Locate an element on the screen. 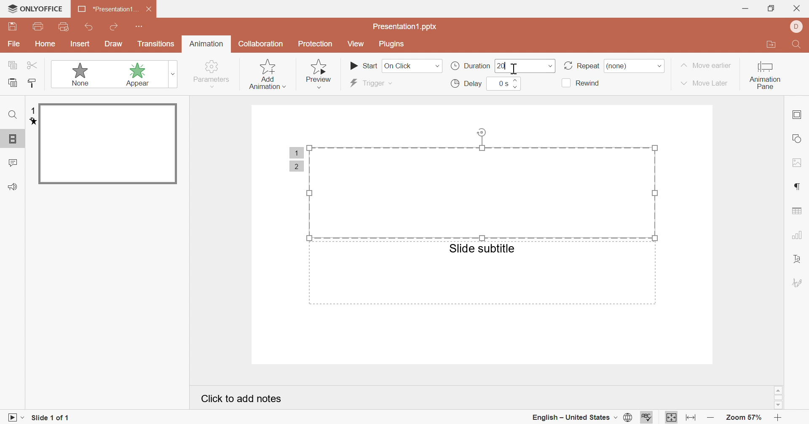  scroll bar is located at coordinates (779, 398).